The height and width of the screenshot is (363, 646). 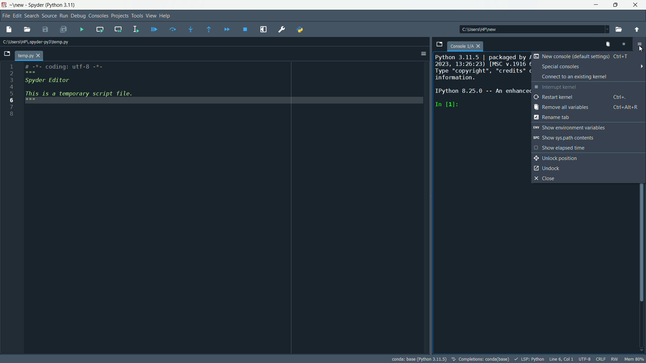 What do you see at coordinates (78, 16) in the screenshot?
I see `debug menu` at bounding box center [78, 16].